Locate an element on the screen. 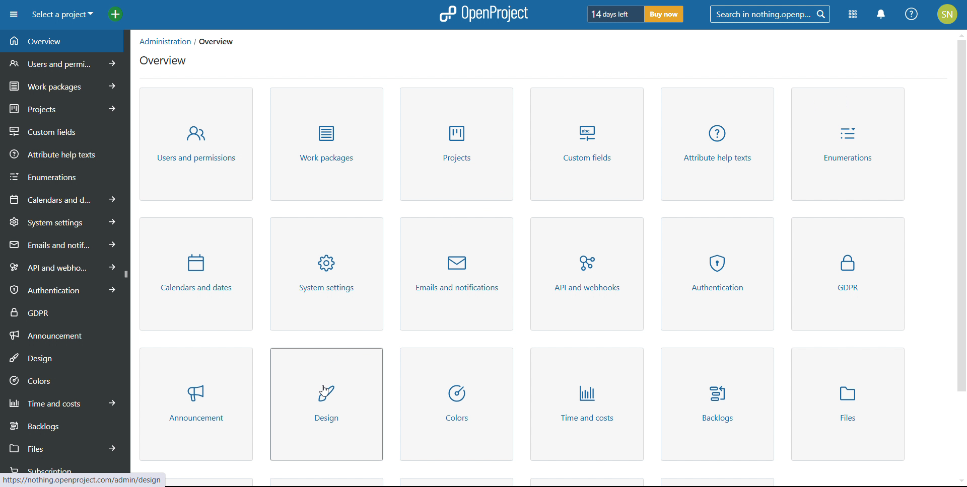 The width and height of the screenshot is (967, 487). announcement is located at coordinates (196, 404).